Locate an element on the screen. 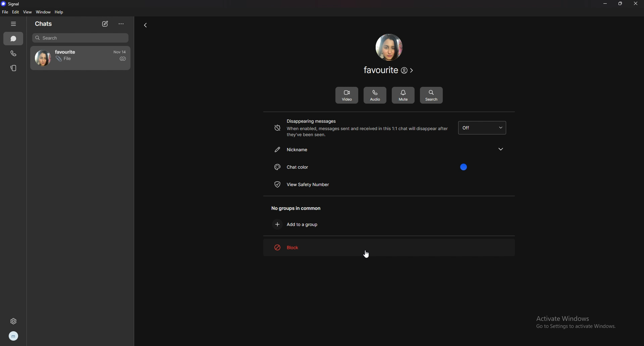 The image size is (644, 346). calls is located at coordinates (14, 52).